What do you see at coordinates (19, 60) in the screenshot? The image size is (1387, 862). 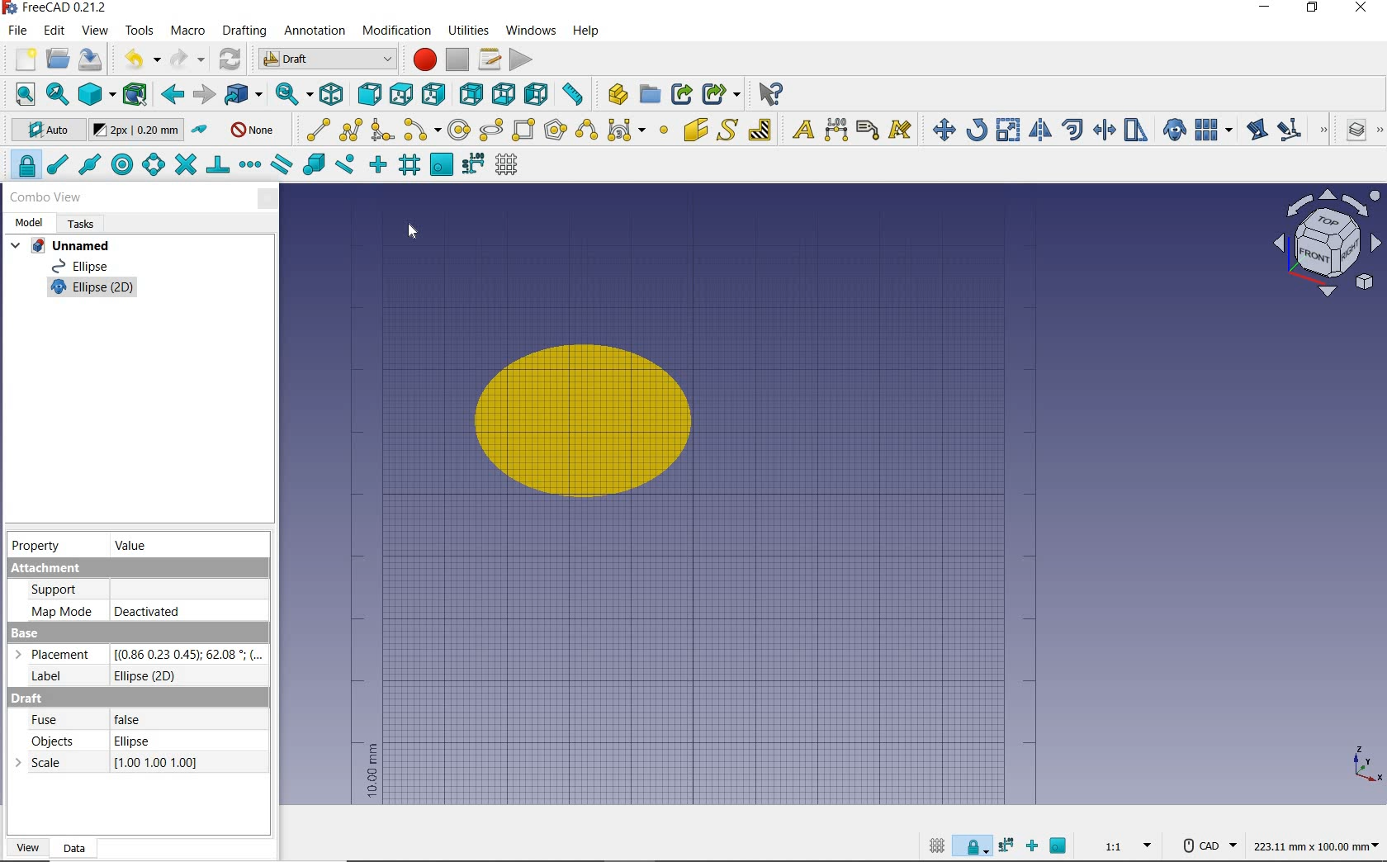 I see `new` at bounding box center [19, 60].